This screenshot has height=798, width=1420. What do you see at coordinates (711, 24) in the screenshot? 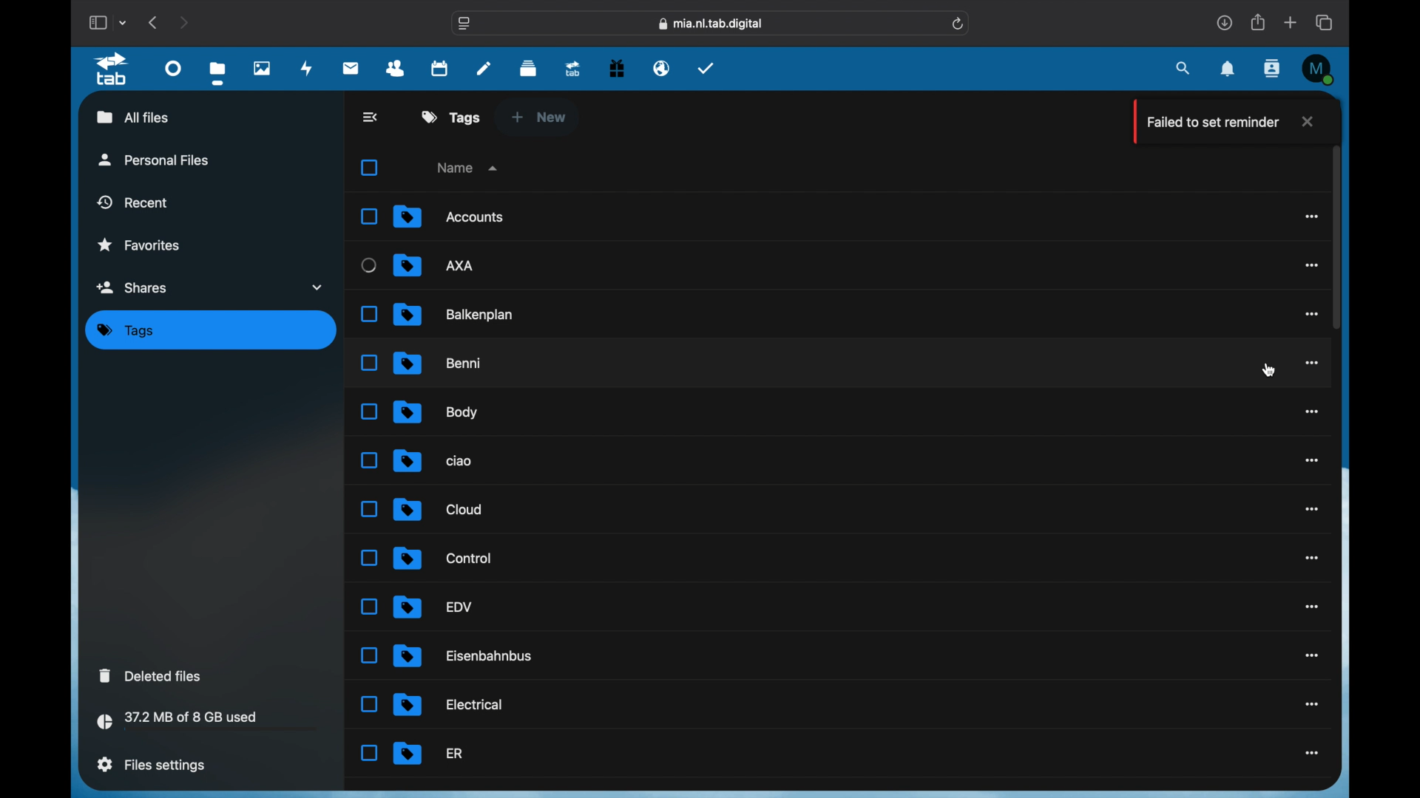
I see `web address` at bounding box center [711, 24].